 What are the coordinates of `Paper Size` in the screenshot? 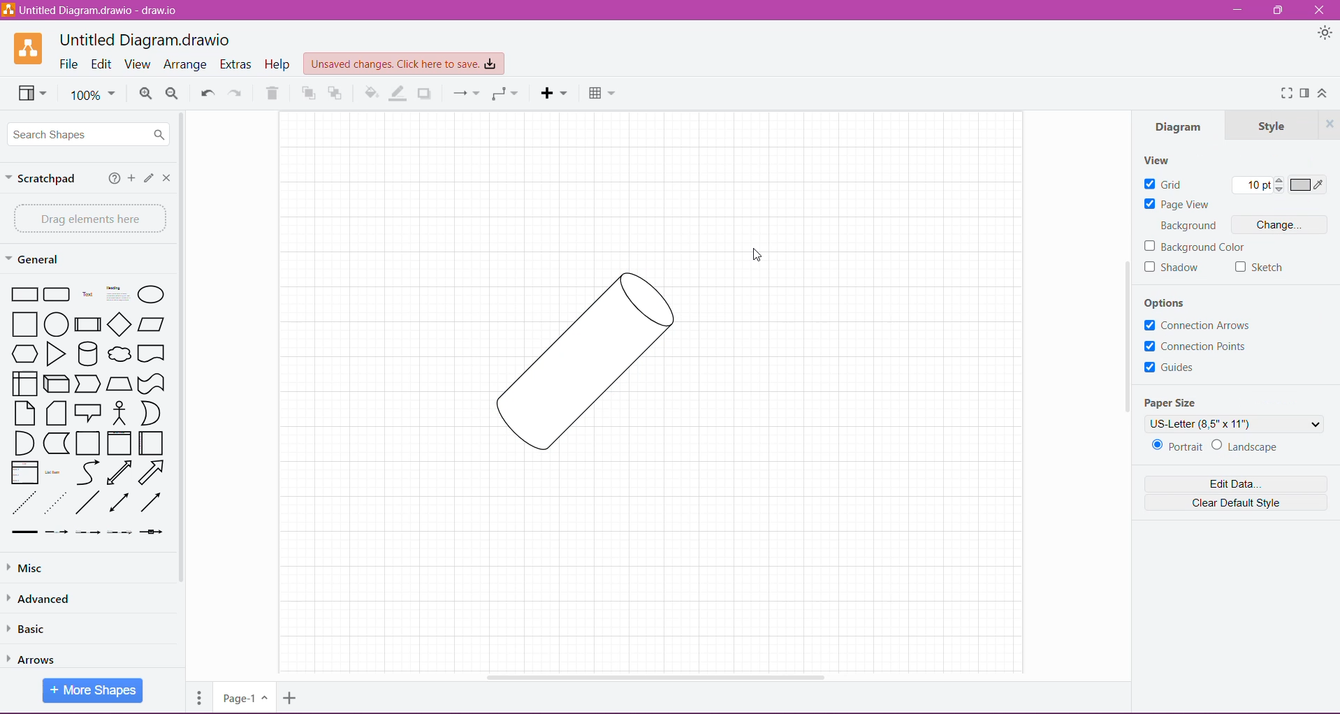 It's located at (1174, 400).